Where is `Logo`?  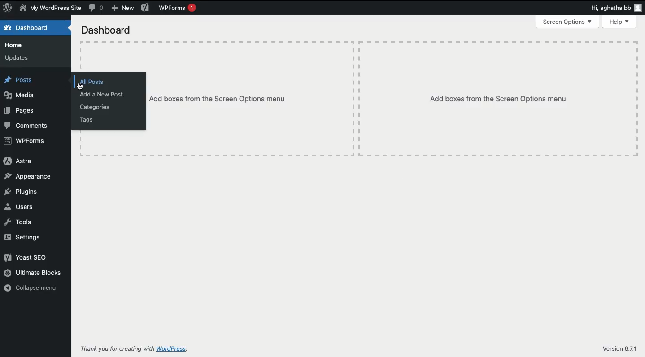
Logo is located at coordinates (7, 7).